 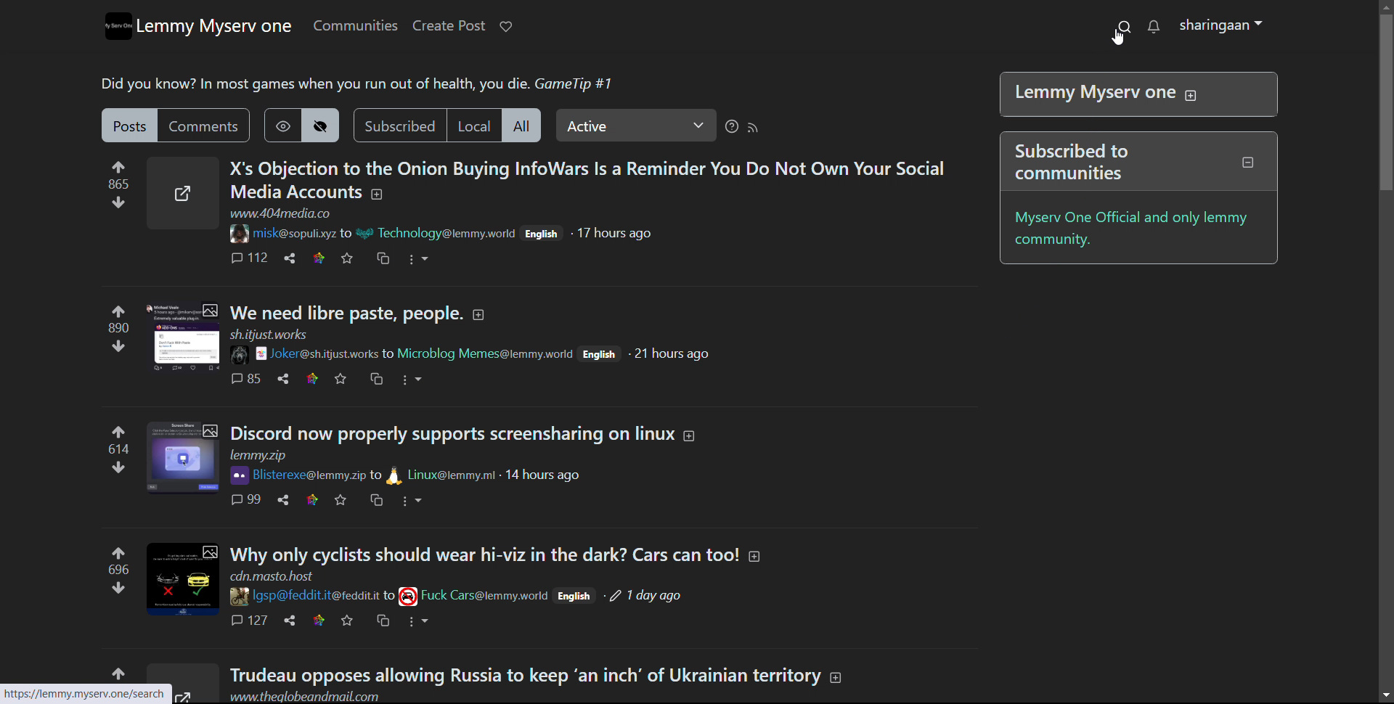 What do you see at coordinates (174, 457) in the screenshot?
I see `post image` at bounding box center [174, 457].